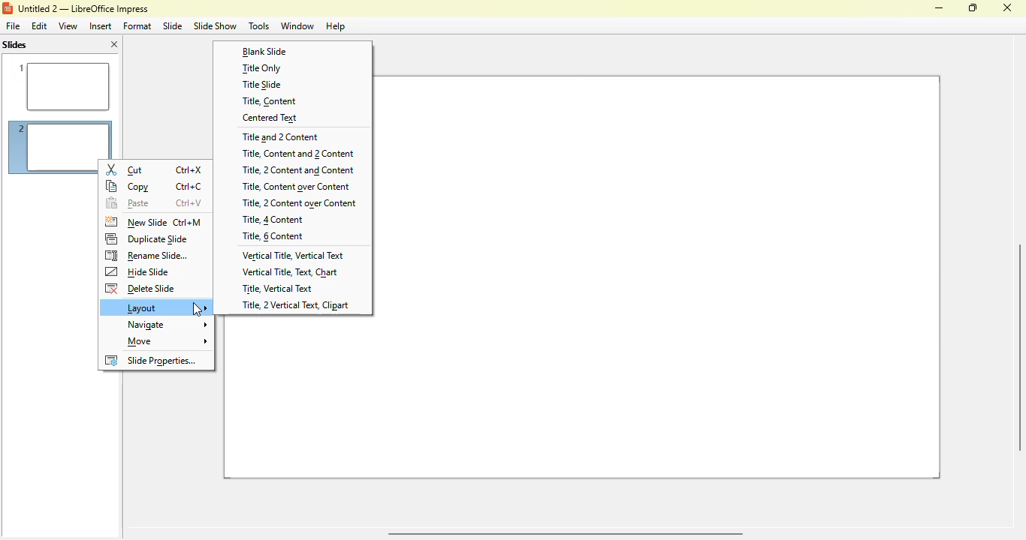 The height and width of the screenshot is (540, 1026). I want to click on title, 6 content, so click(273, 236).